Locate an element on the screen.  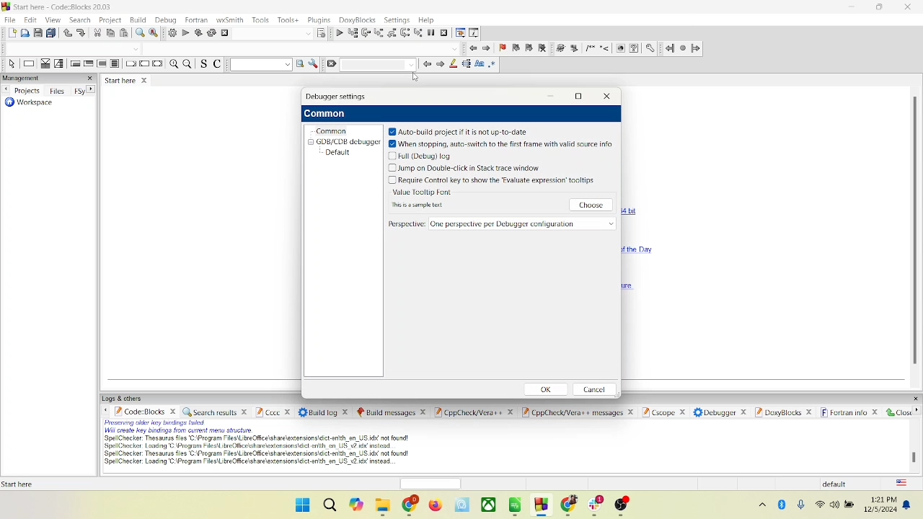
view is located at coordinates (55, 19).